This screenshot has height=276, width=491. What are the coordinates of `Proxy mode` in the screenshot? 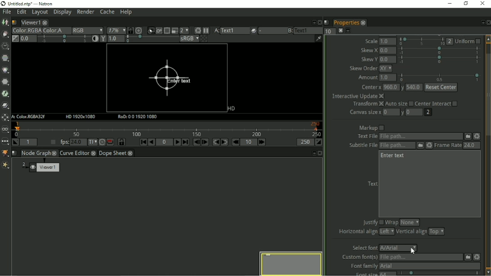 It's located at (174, 31).